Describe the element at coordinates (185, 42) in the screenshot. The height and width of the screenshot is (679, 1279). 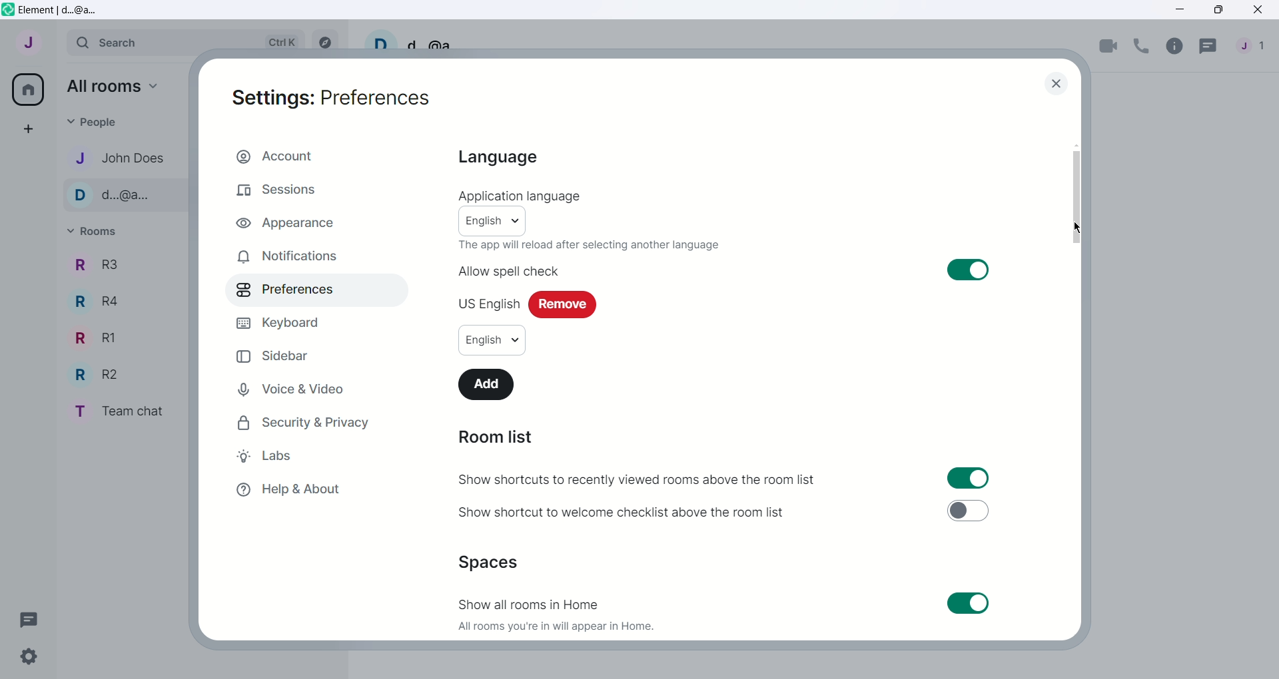
I see `Search bar` at that location.